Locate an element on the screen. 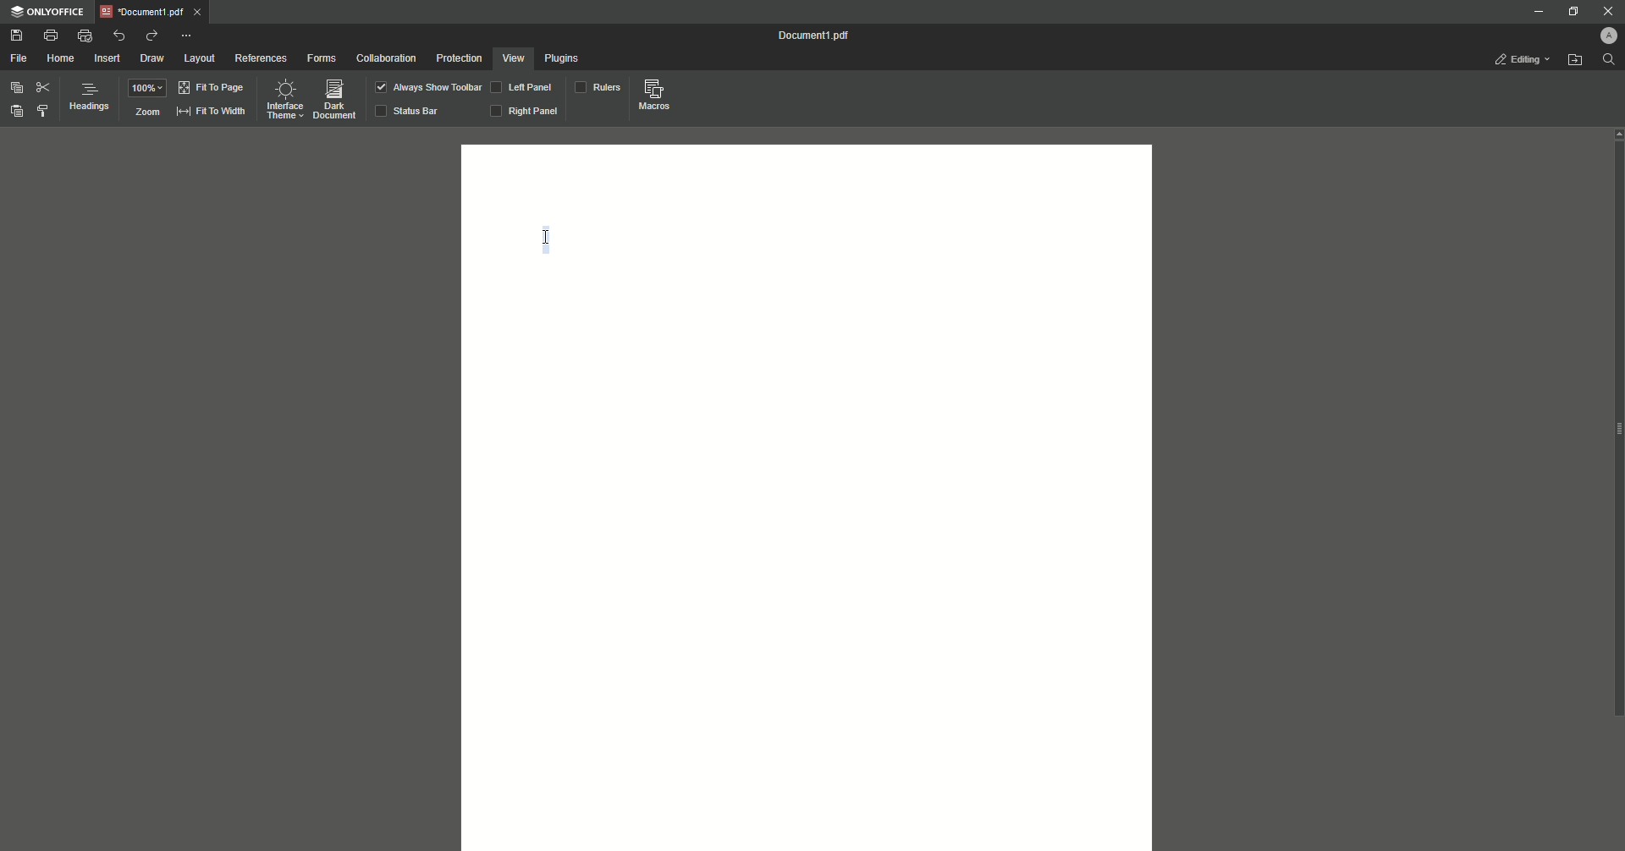 The width and height of the screenshot is (1625, 851). Show Toolbar is located at coordinates (427, 86).